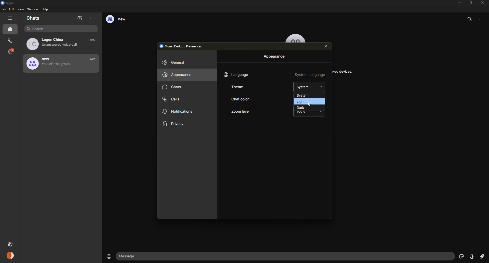 This screenshot has width=489, height=263. What do you see at coordinates (11, 30) in the screenshot?
I see `chats` at bounding box center [11, 30].